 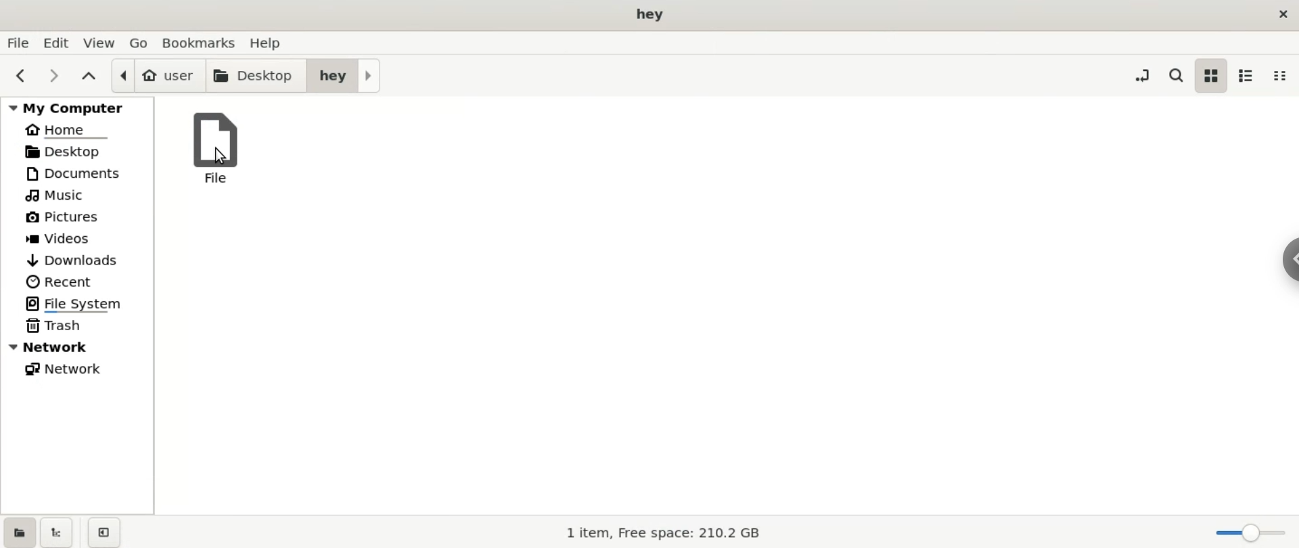 I want to click on recent, so click(x=78, y=281).